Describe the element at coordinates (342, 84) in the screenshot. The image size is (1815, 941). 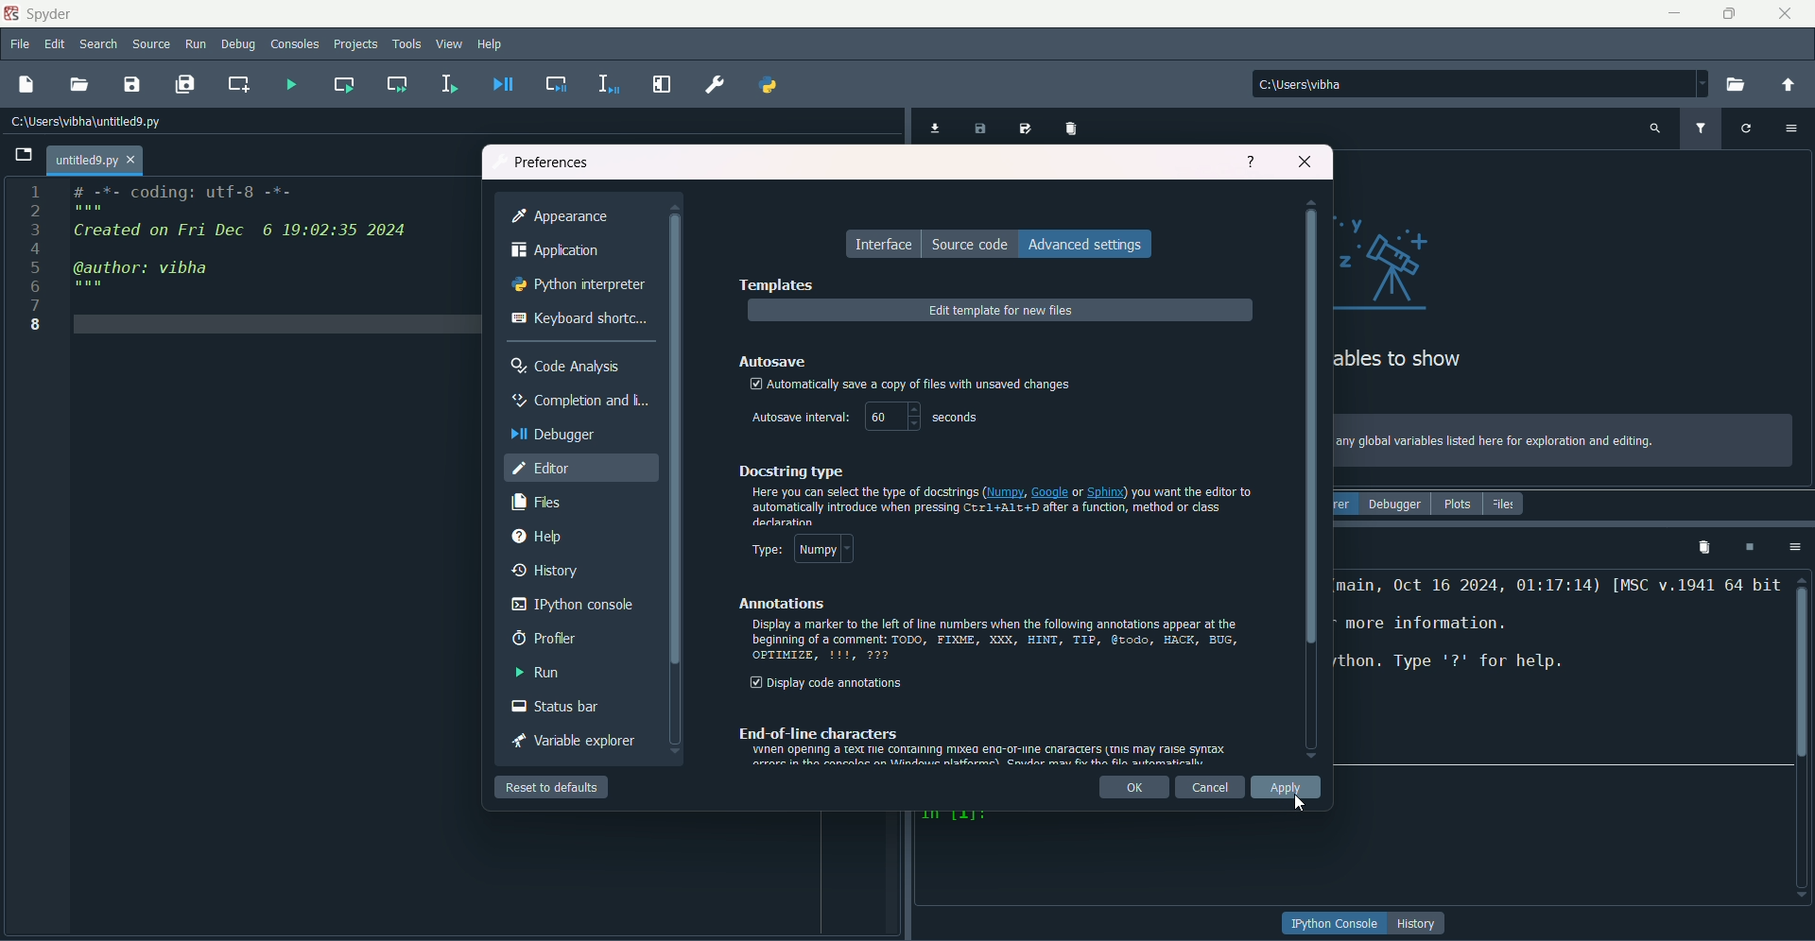
I see `run current cell` at that location.